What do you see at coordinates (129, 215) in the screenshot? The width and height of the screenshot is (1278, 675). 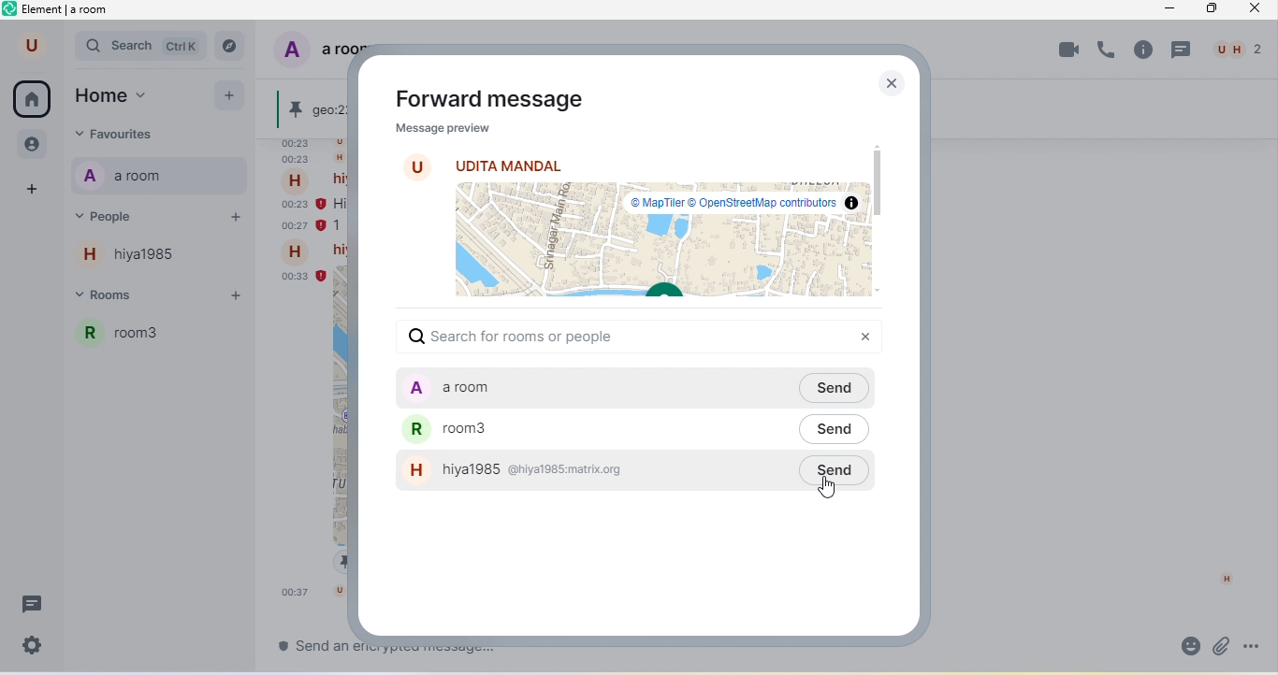 I see `people` at bounding box center [129, 215].